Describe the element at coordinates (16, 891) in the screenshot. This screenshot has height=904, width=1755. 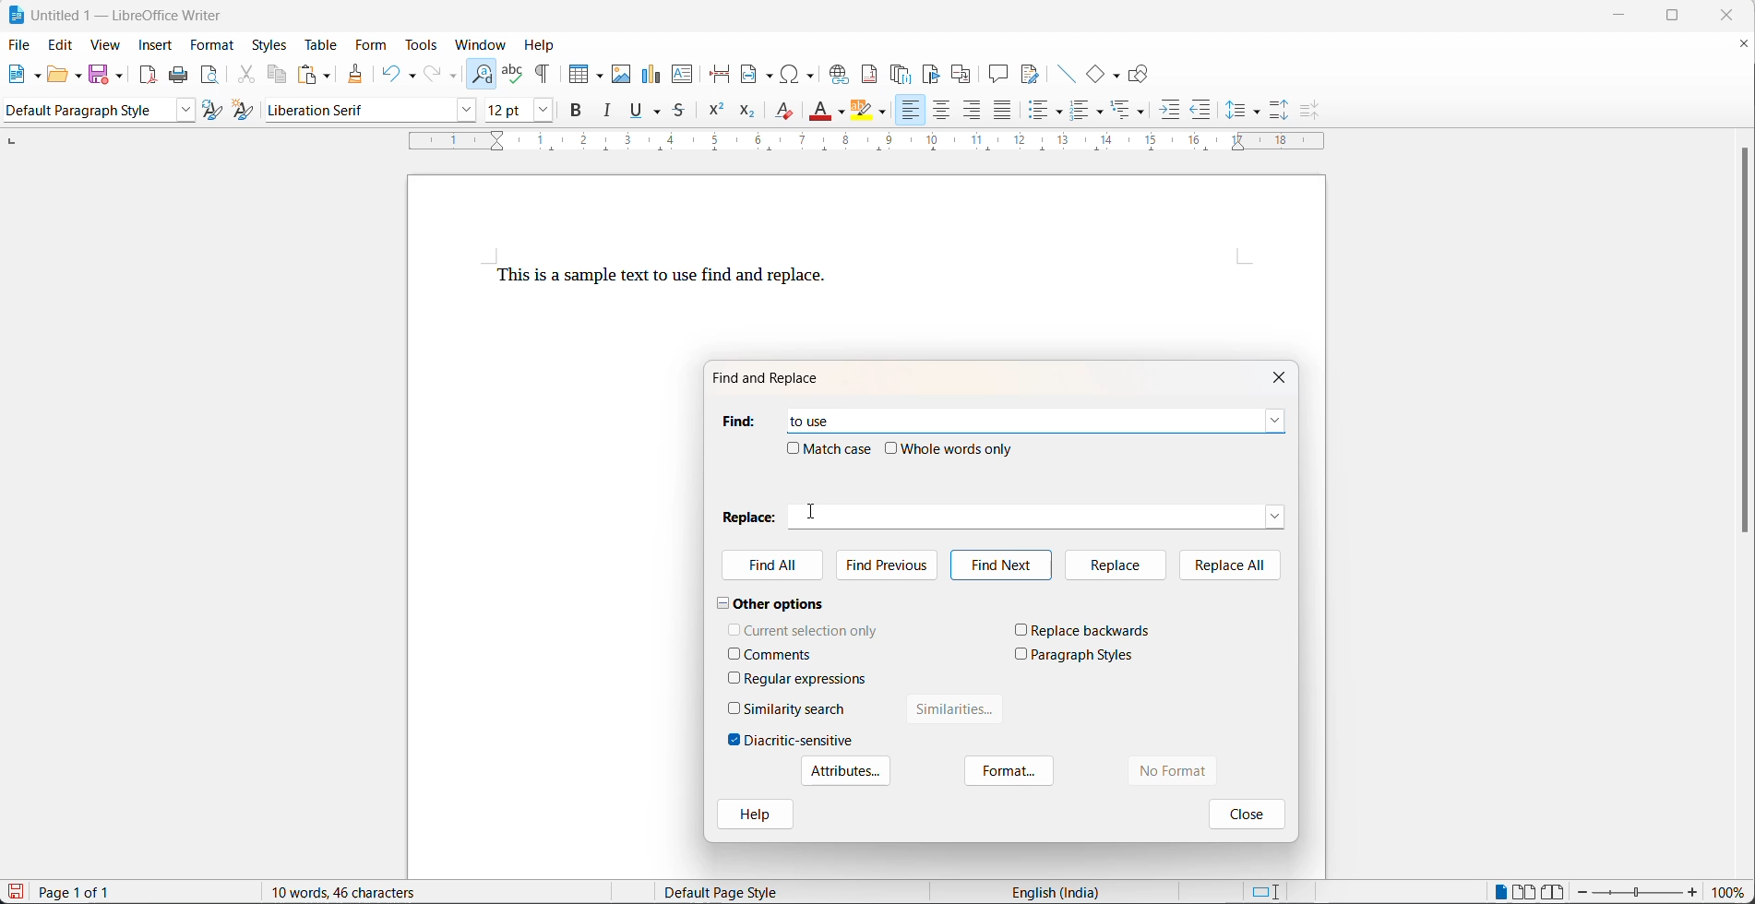
I see `save` at that location.